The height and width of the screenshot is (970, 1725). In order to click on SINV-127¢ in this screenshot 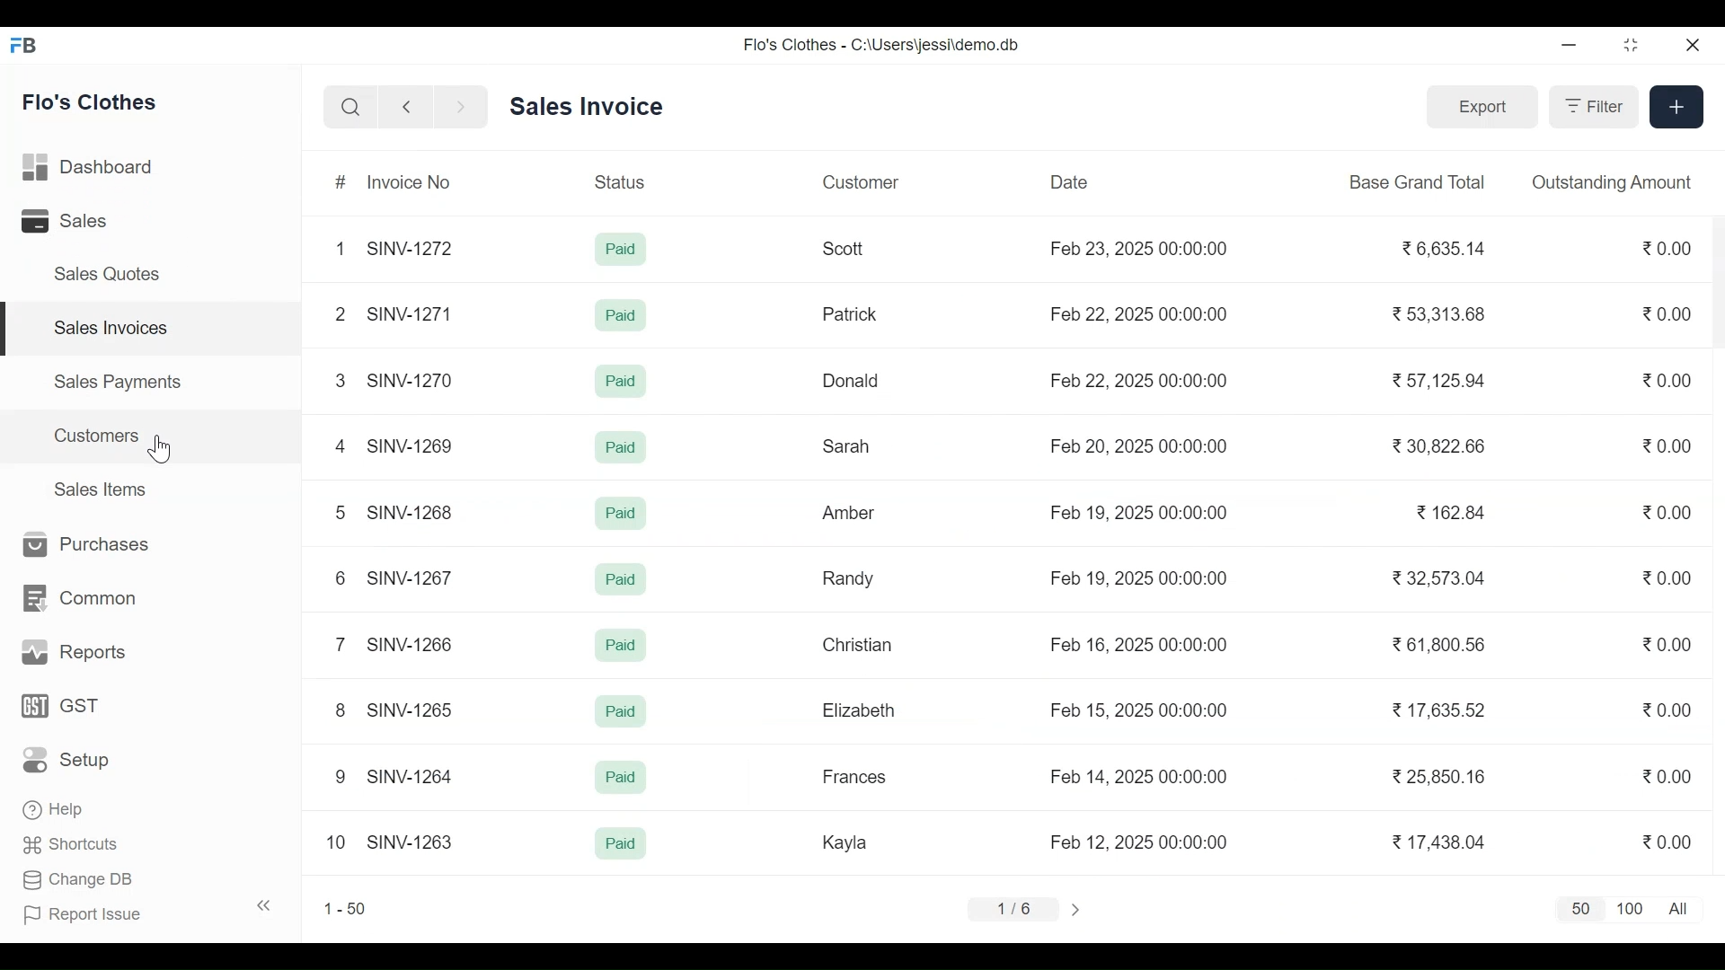, I will do `click(407, 379)`.